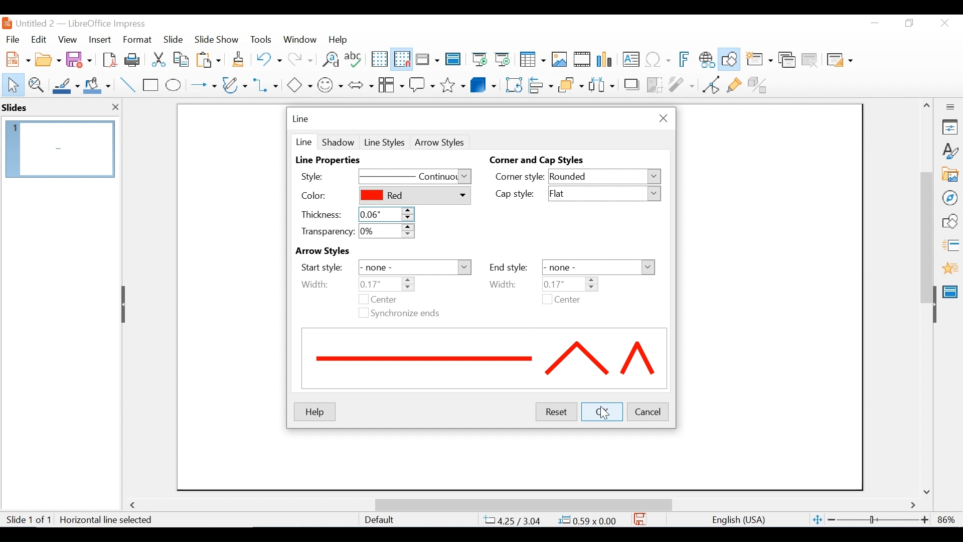  Describe the element at coordinates (65, 85) in the screenshot. I see `Line Color` at that location.